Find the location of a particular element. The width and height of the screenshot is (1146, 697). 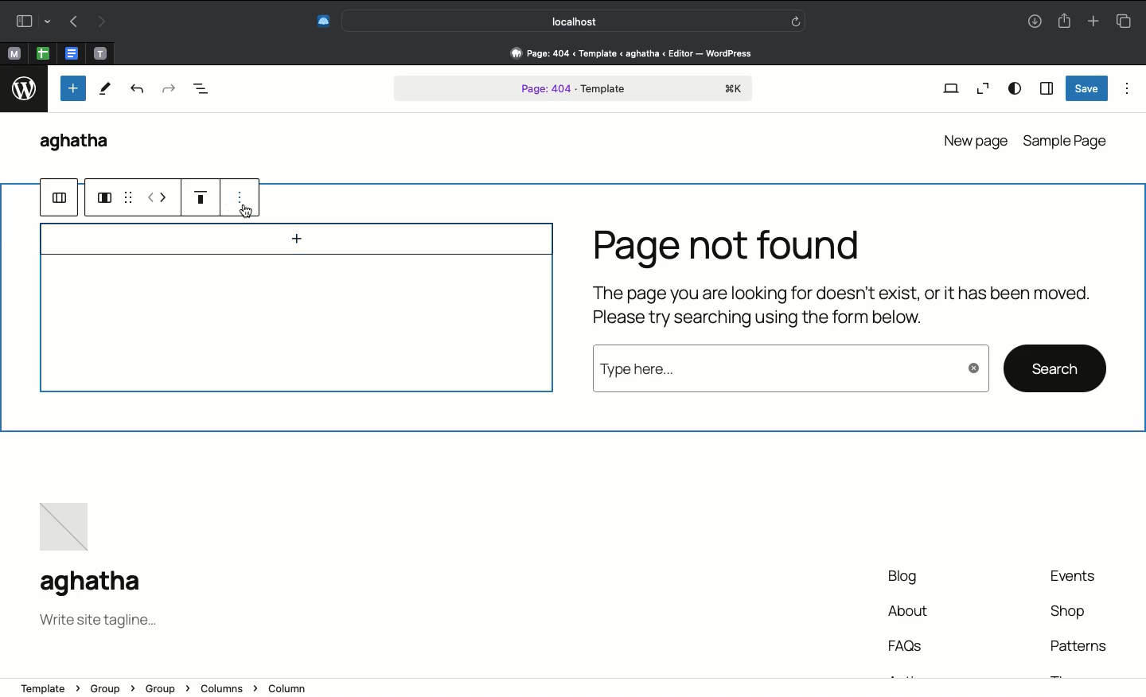

Image box is located at coordinates (294, 308).